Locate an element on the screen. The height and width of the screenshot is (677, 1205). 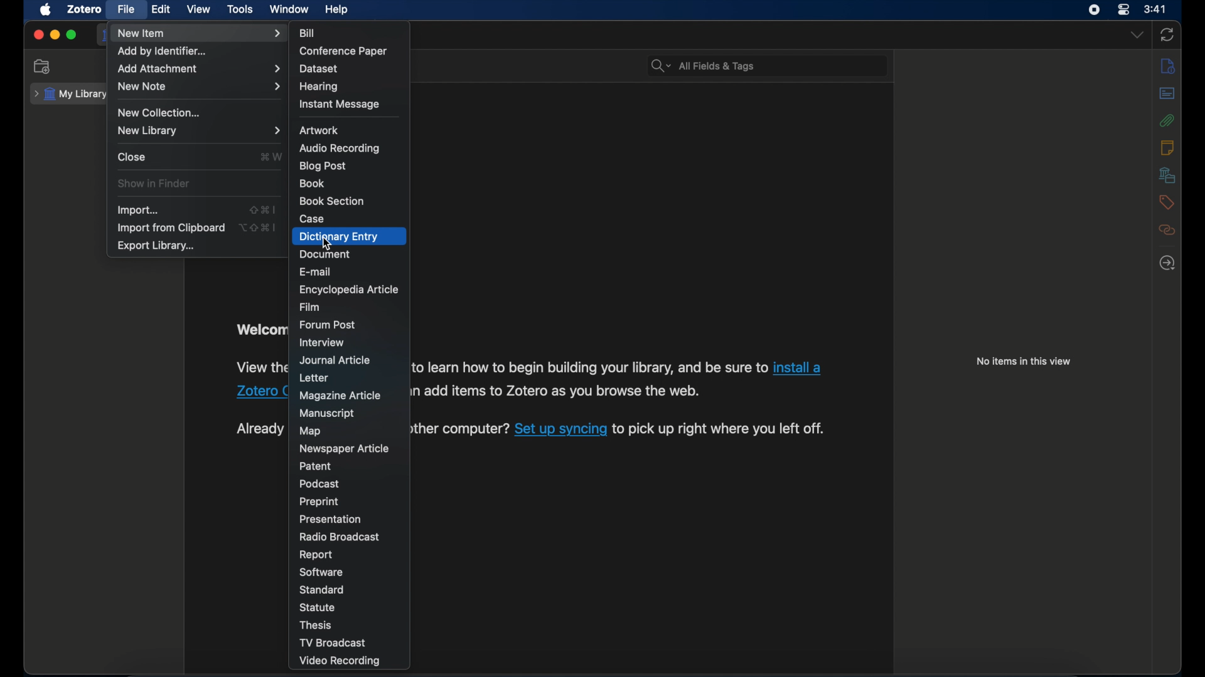
newspaper article is located at coordinates (346, 449).